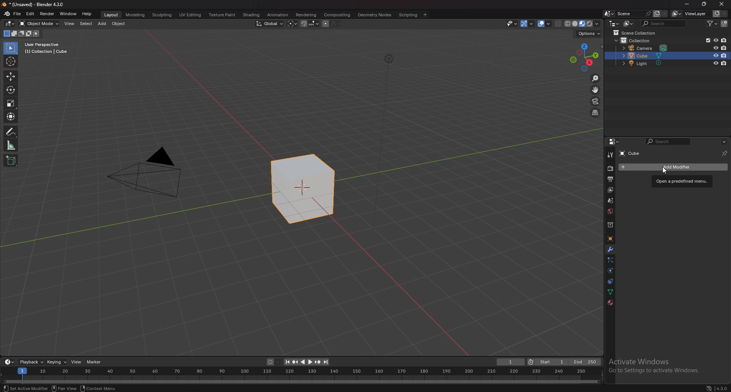 Image resolution: width=731 pixels, height=392 pixels. Describe the element at coordinates (715, 40) in the screenshot. I see `hide in viewport` at that location.